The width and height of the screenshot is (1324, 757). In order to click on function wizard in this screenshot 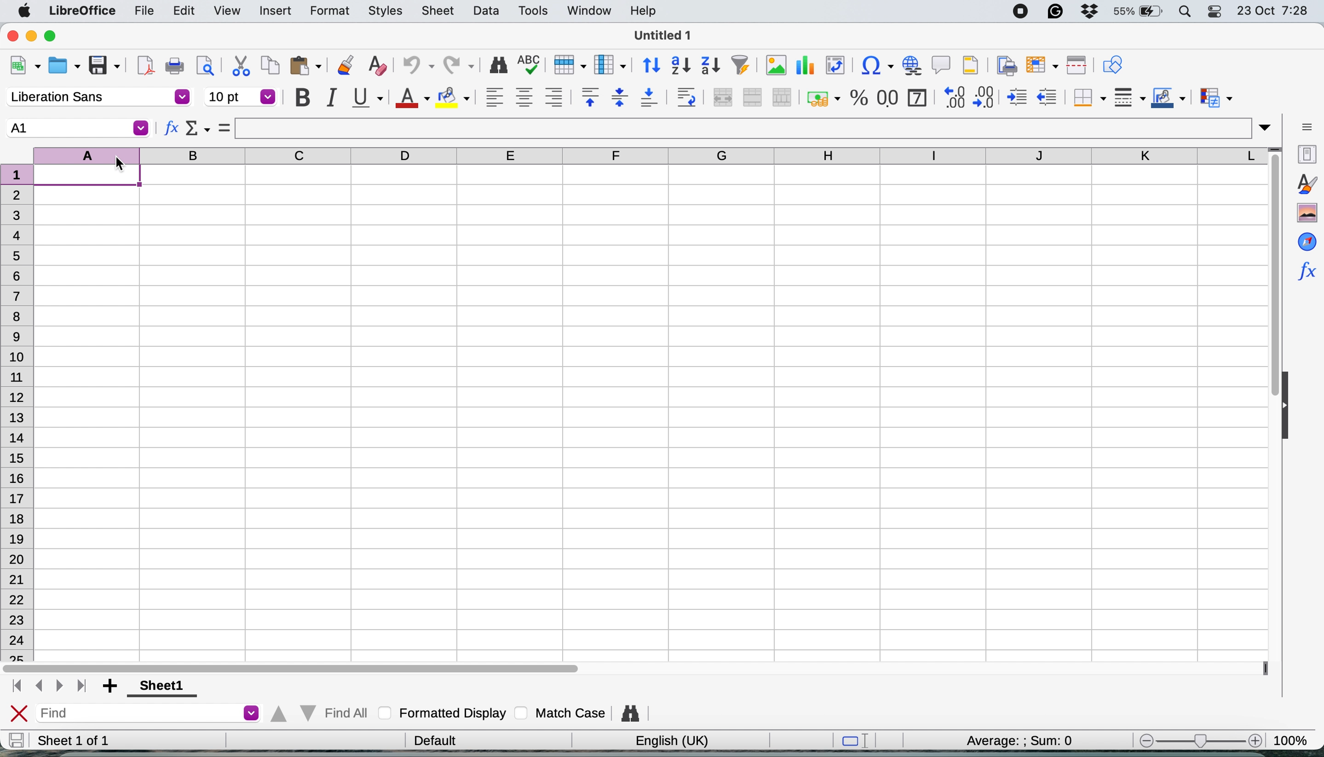, I will do `click(1306, 280)`.